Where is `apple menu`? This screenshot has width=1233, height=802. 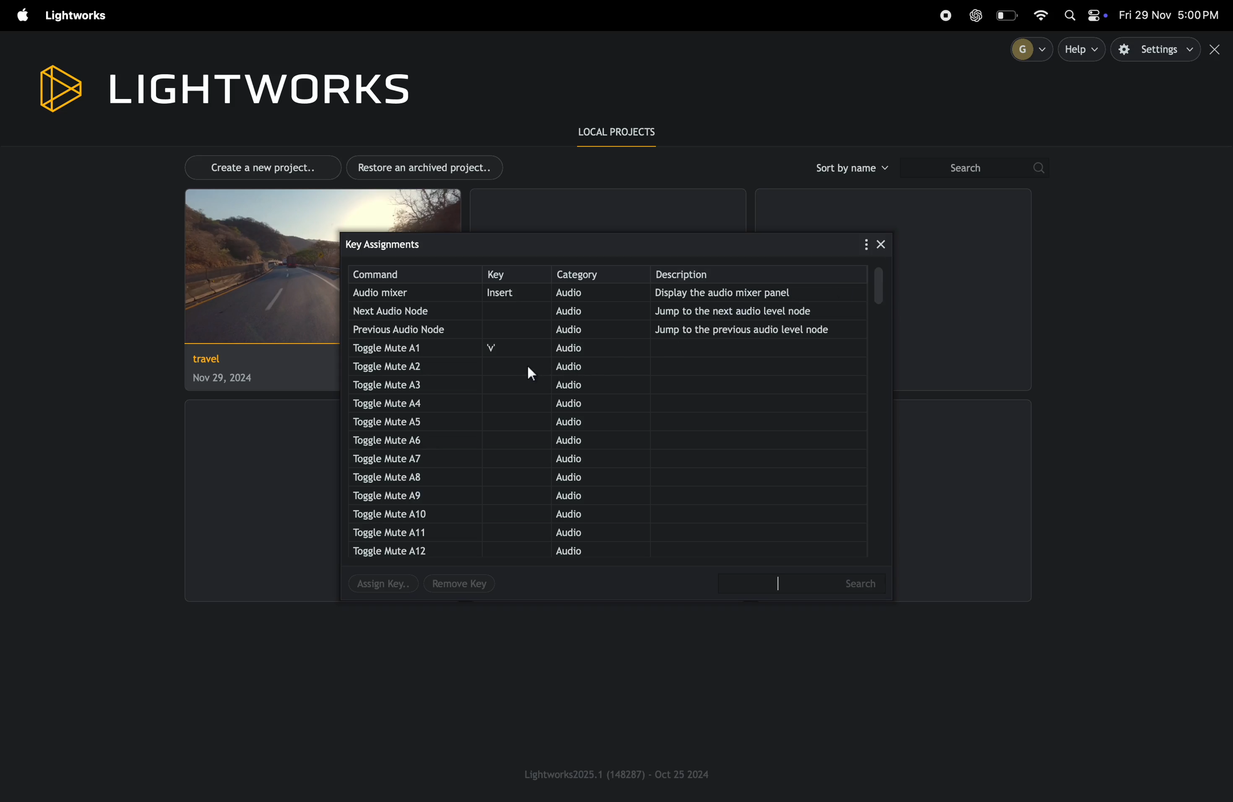
apple menu is located at coordinates (18, 16).